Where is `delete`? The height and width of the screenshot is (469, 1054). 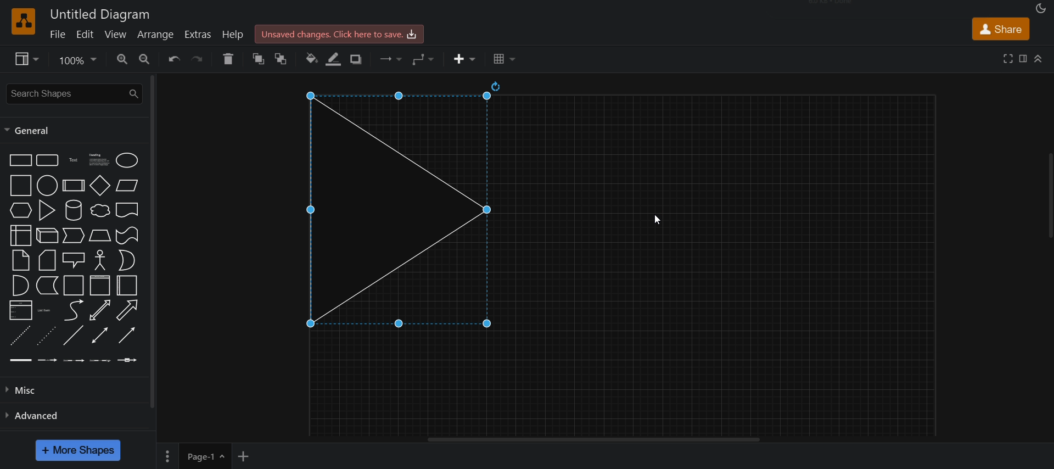
delete is located at coordinates (226, 57).